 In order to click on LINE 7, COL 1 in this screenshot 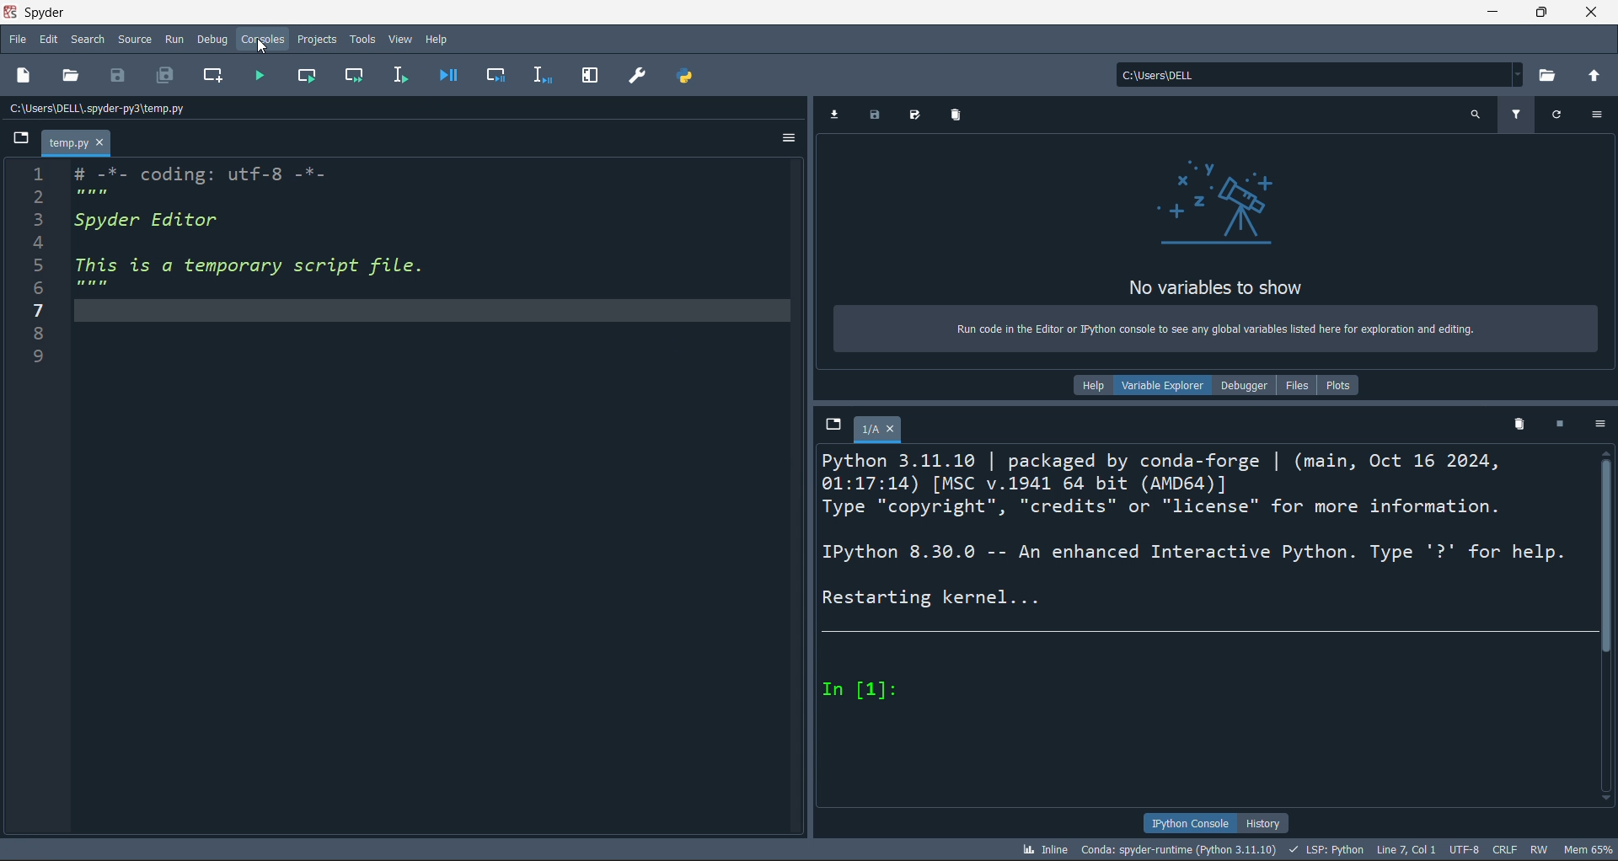, I will do `click(1406, 849)`.